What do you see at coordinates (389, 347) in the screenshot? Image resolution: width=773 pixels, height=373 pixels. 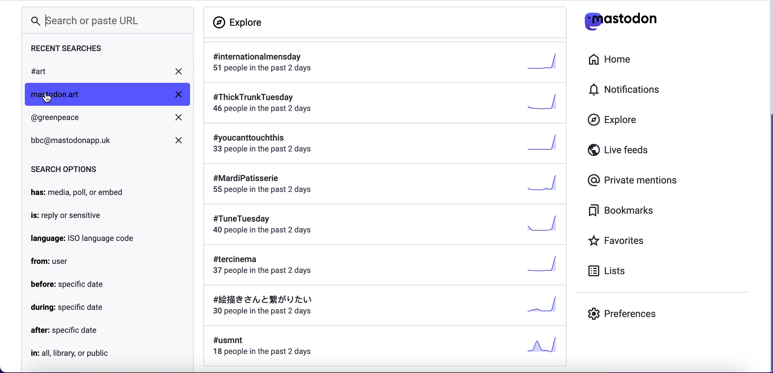 I see `#usmnt` at bounding box center [389, 347].